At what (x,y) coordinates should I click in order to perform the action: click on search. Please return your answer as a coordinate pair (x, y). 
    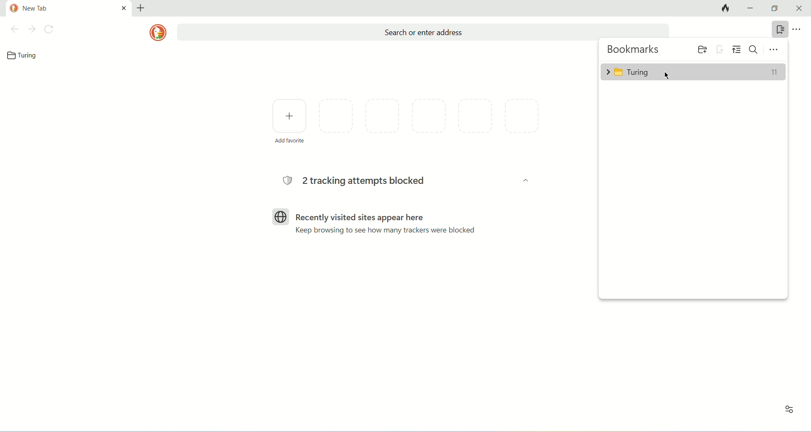
    Looking at the image, I should click on (755, 49).